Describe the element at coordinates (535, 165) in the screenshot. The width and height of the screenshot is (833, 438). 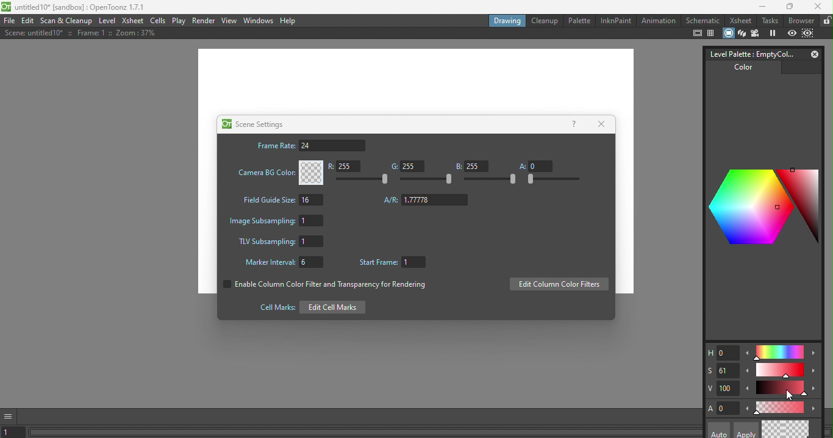
I see `A` at that location.